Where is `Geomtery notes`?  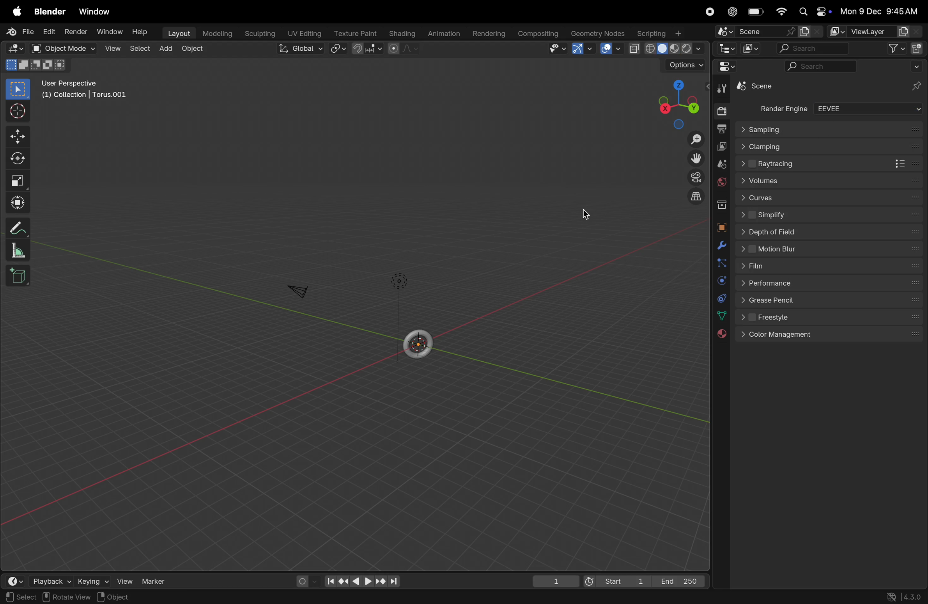
Geomtery notes is located at coordinates (599, 33).